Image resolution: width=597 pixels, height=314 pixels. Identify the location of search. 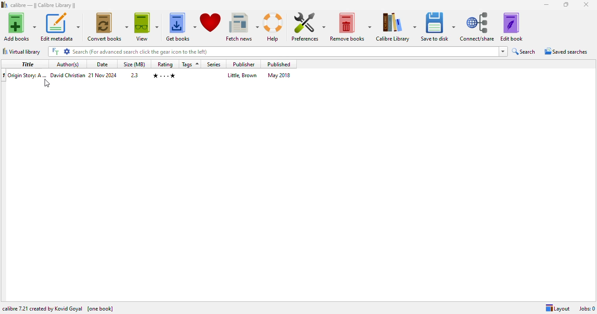
(272, 51).